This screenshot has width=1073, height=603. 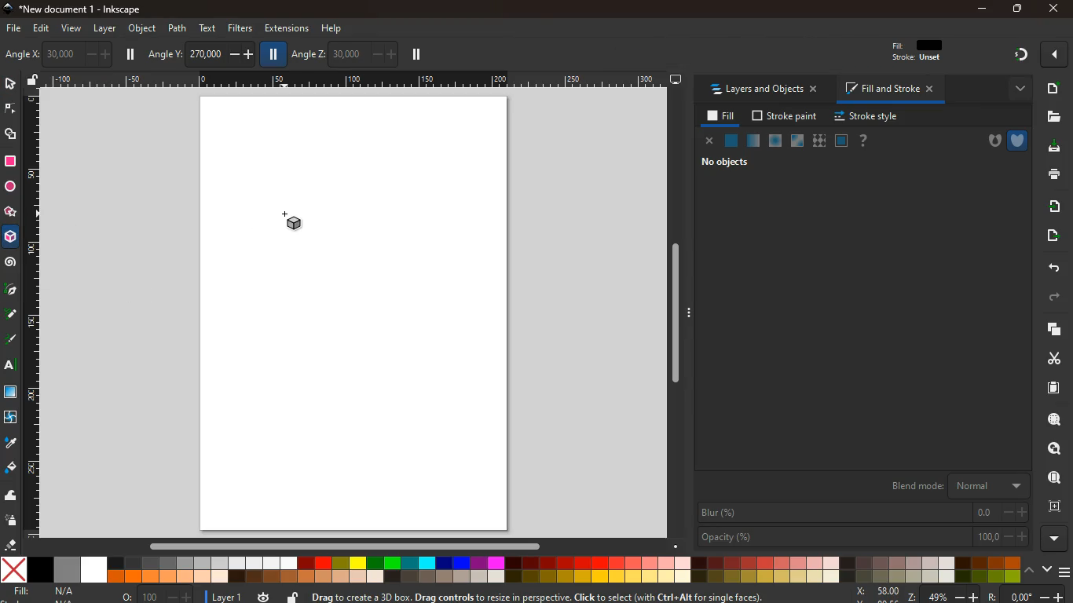 I want to click on Scrollbar, so click(x=675, y=310).